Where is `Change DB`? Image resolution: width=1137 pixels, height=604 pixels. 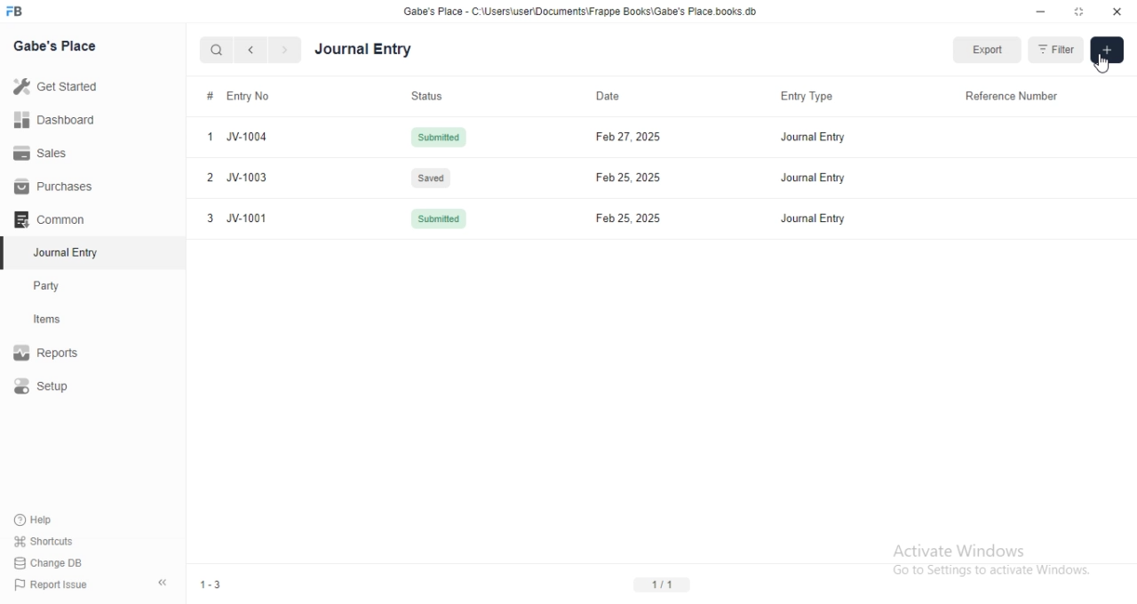 Change DB is located at coordinates (53, 562).